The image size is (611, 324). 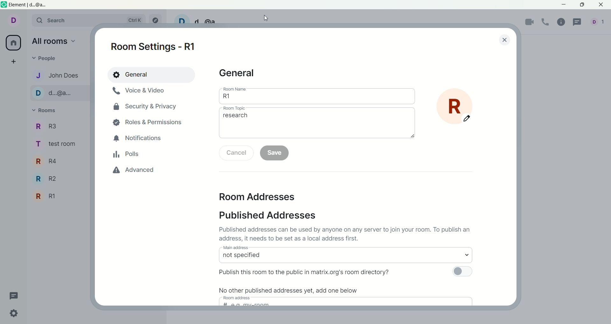 I want to click on people, so click(x=47, y=59).